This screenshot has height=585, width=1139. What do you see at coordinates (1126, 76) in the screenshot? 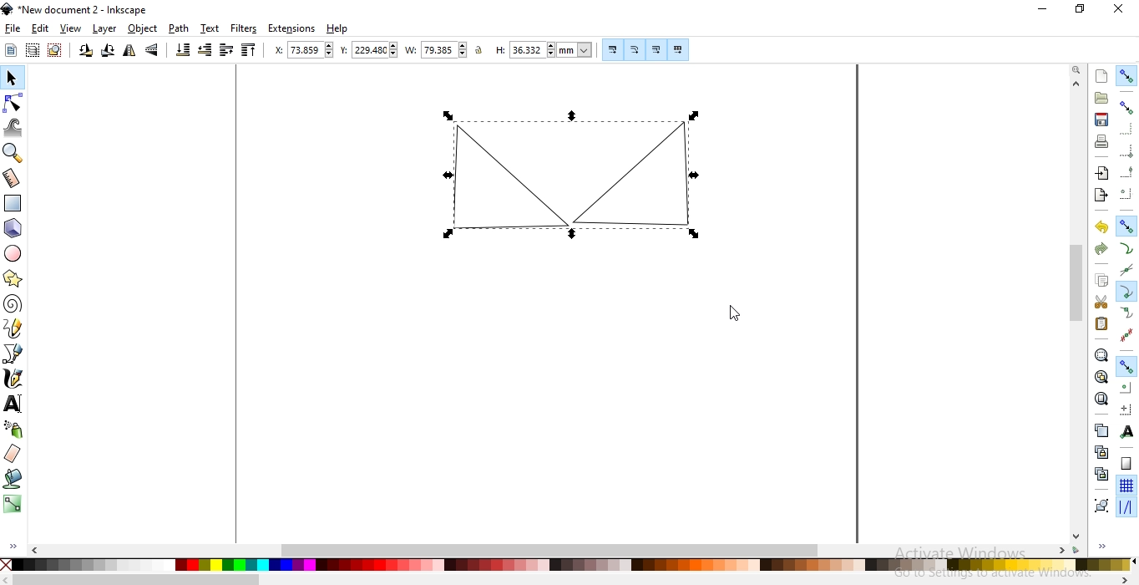
I see `enable snapping` at bounding box center [1126, 76].